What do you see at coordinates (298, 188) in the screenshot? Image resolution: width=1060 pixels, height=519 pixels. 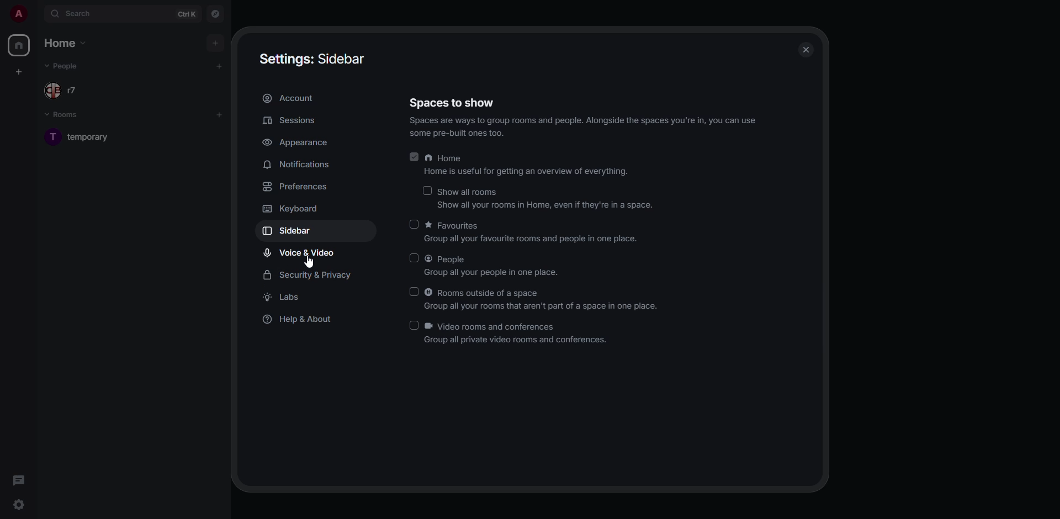 I see `preferences` at bounding box center [298, 188].